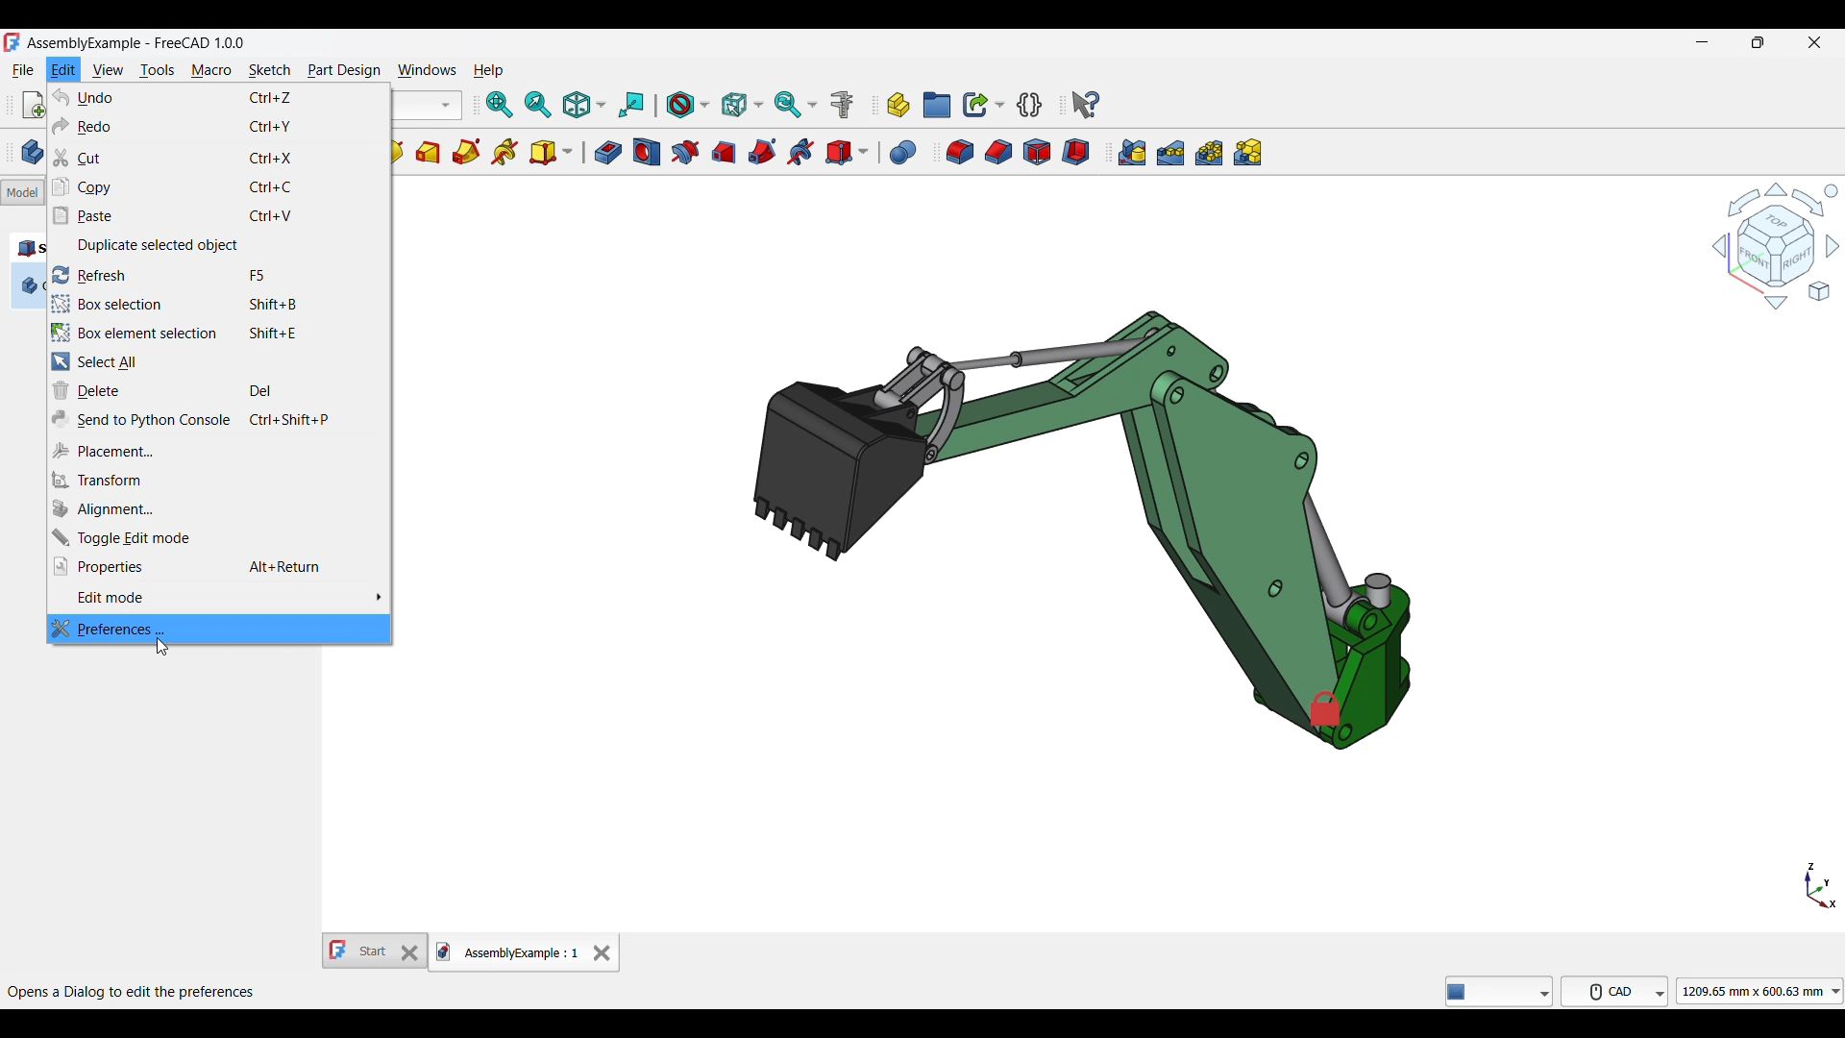 This screenshot has width=1845, height=1038. What do you see at coordinates (210, 71) in the screenshot?
I see `Macro menu` at bounding box center [210, 71].